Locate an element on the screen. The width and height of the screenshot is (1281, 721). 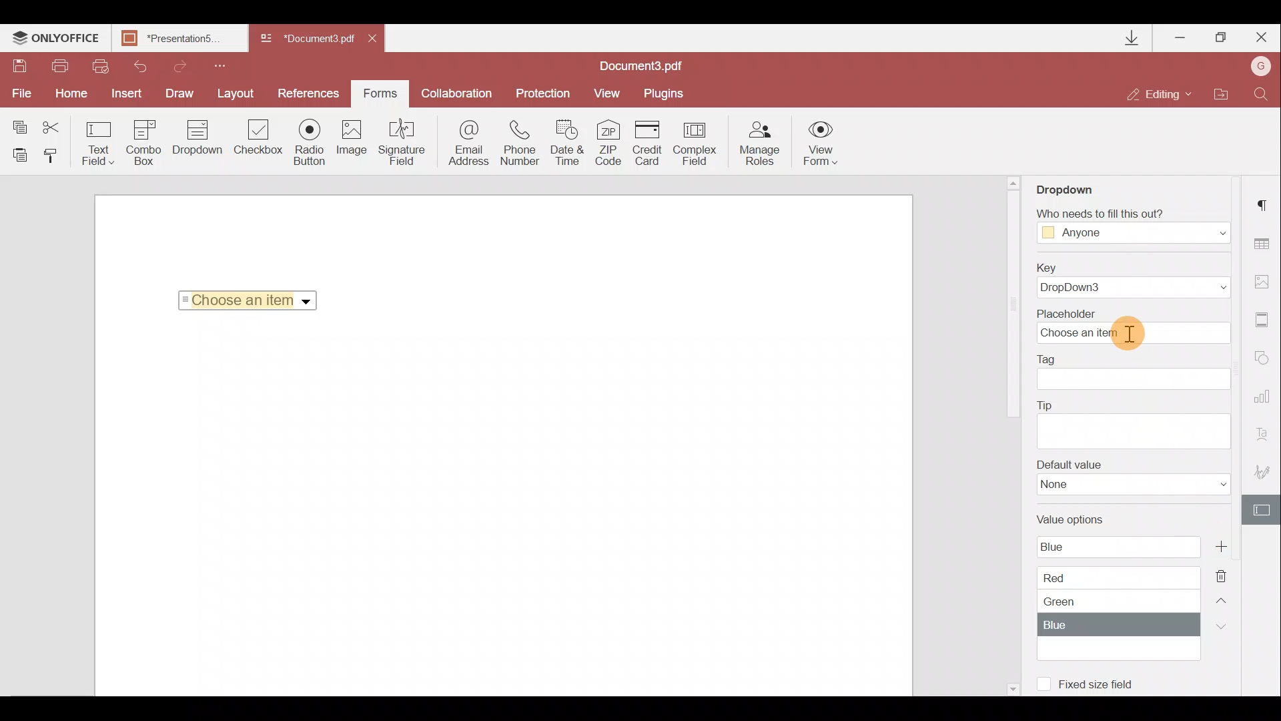
Document name is located at coordinates (183, 39).